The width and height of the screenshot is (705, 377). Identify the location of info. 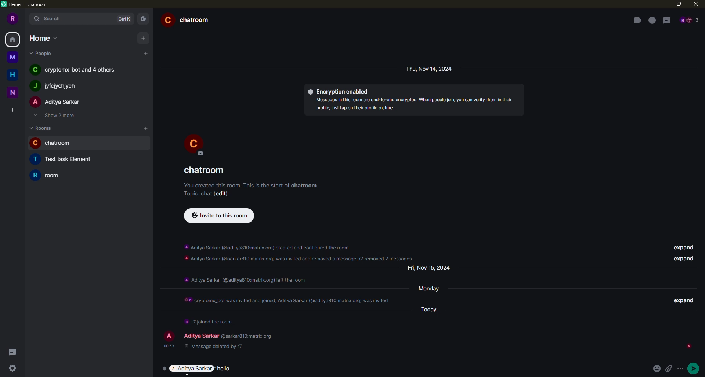
(300, 251).